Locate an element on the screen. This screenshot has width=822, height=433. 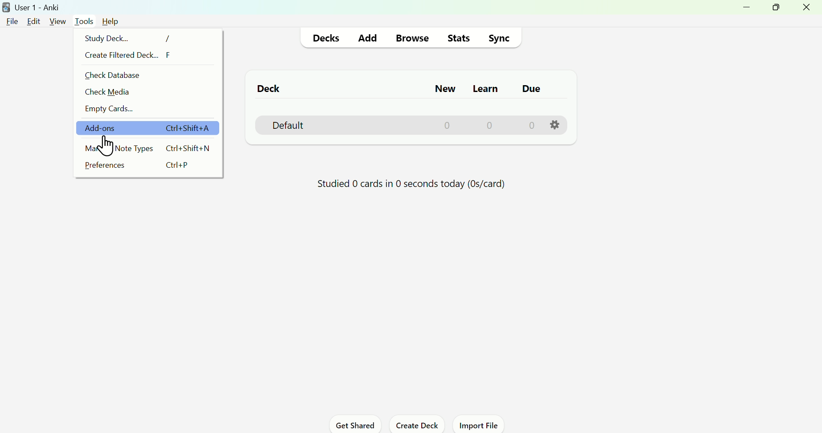
Manage Note Types is located at coordinates (148, 148).